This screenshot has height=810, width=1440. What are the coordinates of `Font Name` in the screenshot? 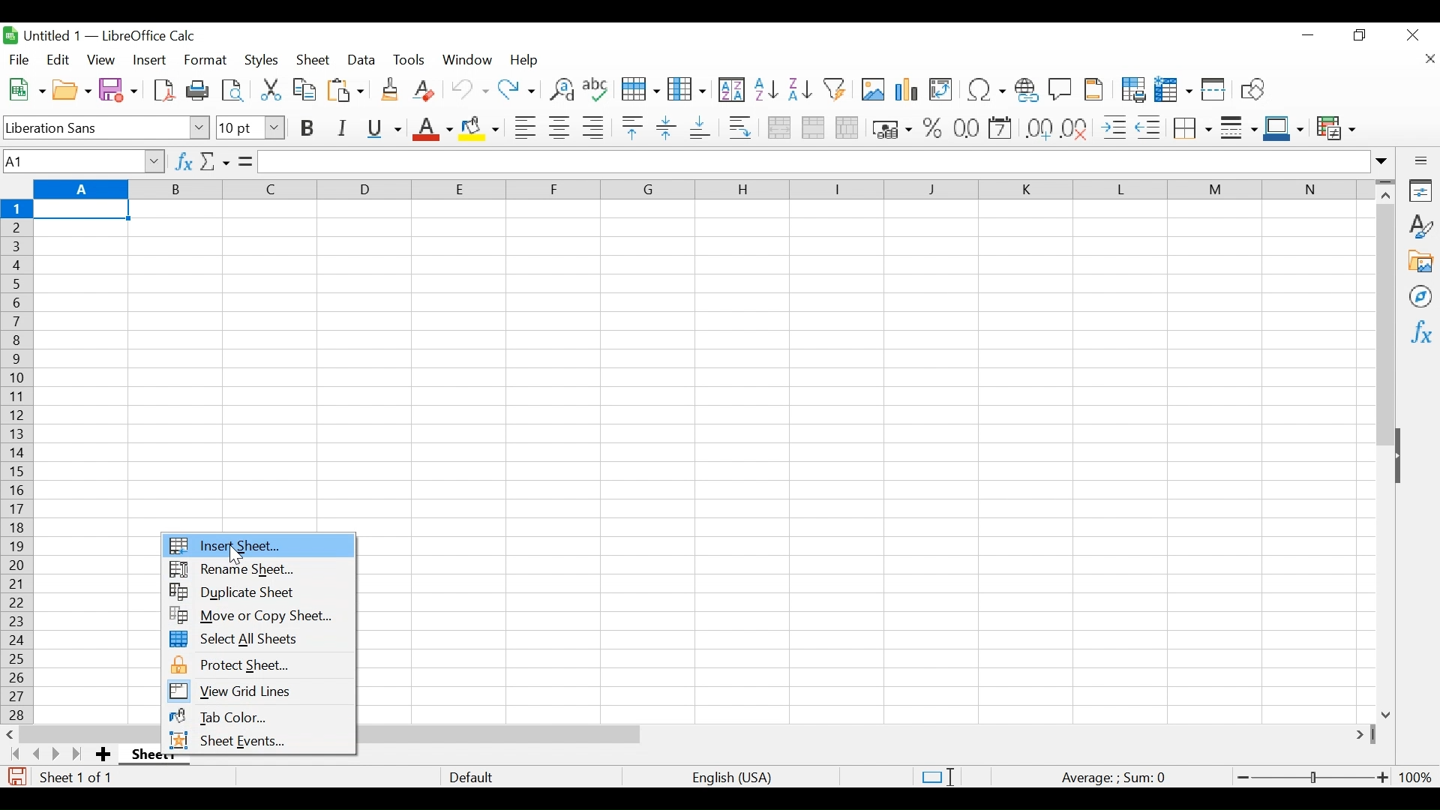 It's located at (106, 127).